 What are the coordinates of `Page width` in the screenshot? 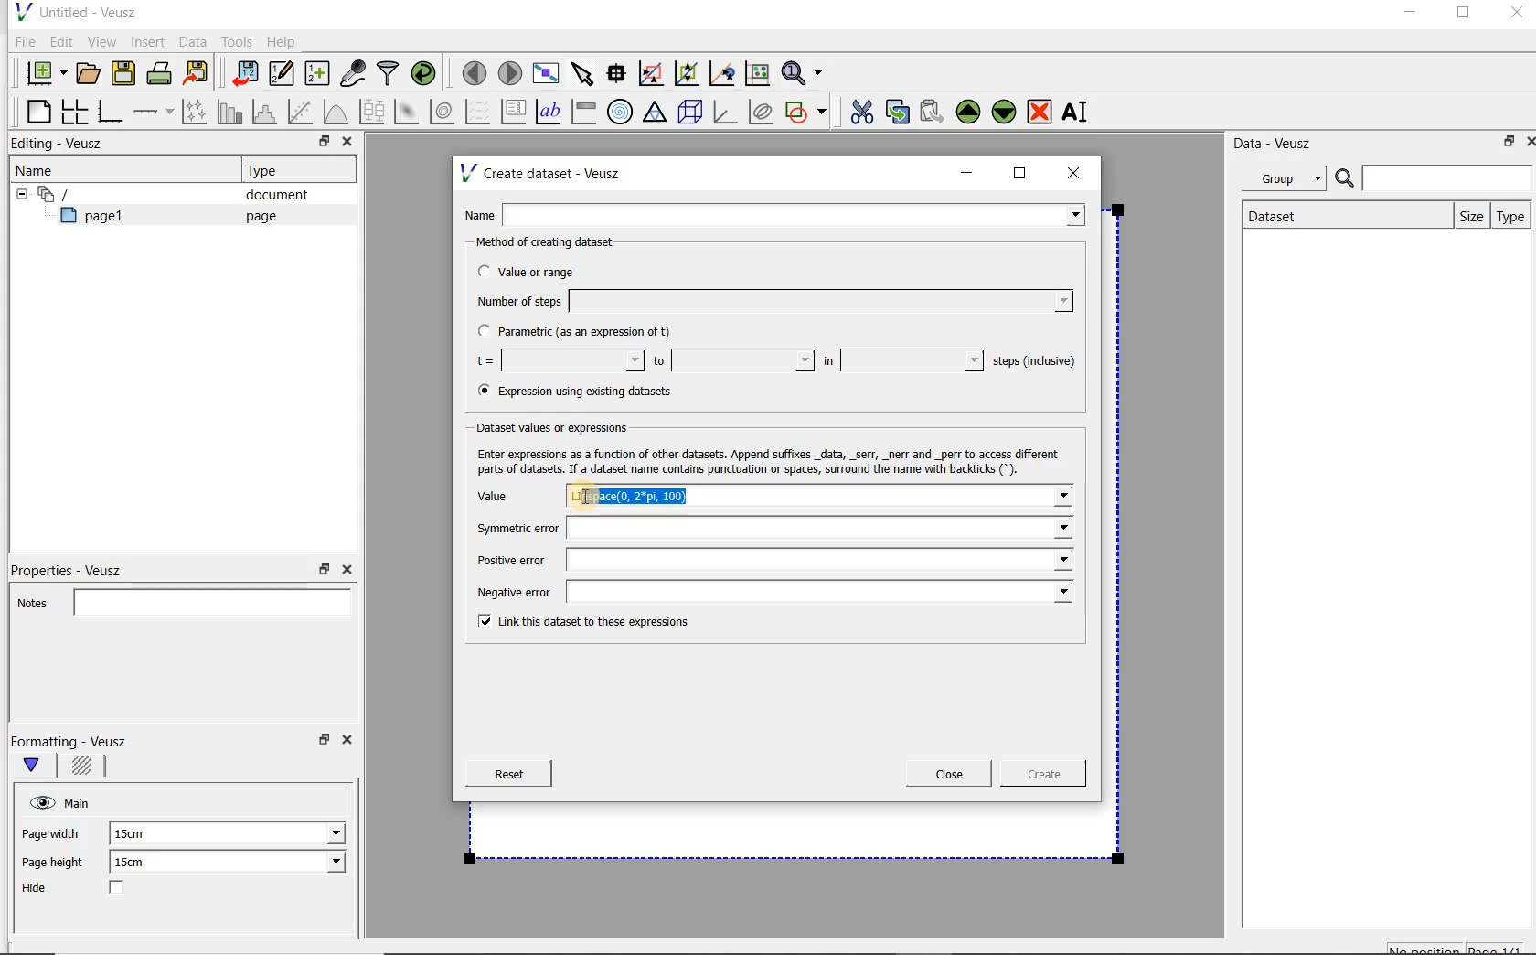 It's located at (51, 831).